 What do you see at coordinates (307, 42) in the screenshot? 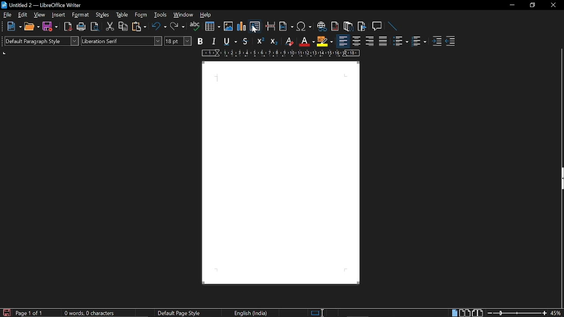
I see `font color` at bounding box center [307, 42].